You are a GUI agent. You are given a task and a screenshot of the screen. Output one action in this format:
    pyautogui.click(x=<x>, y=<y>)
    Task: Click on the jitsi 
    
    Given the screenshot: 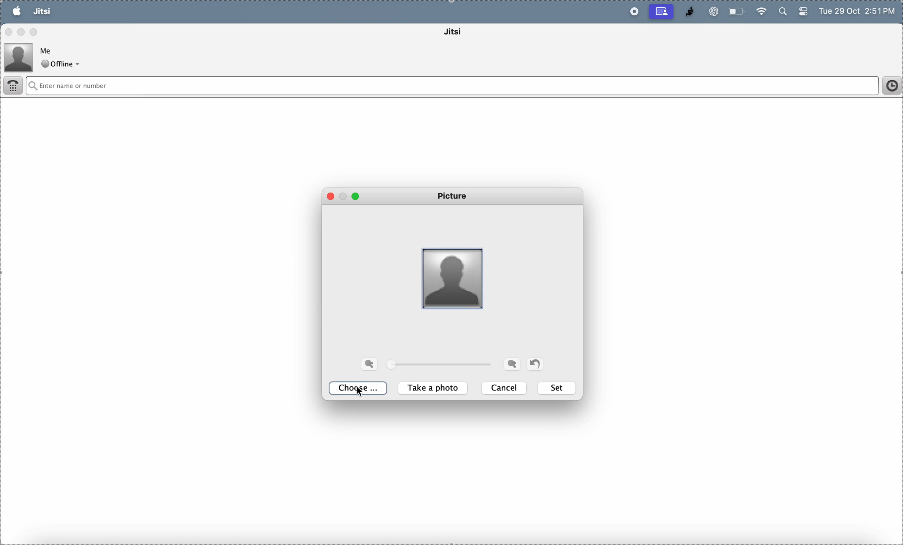 What is the action you would take?
    pyautogui.click(x=463, y=33)
    